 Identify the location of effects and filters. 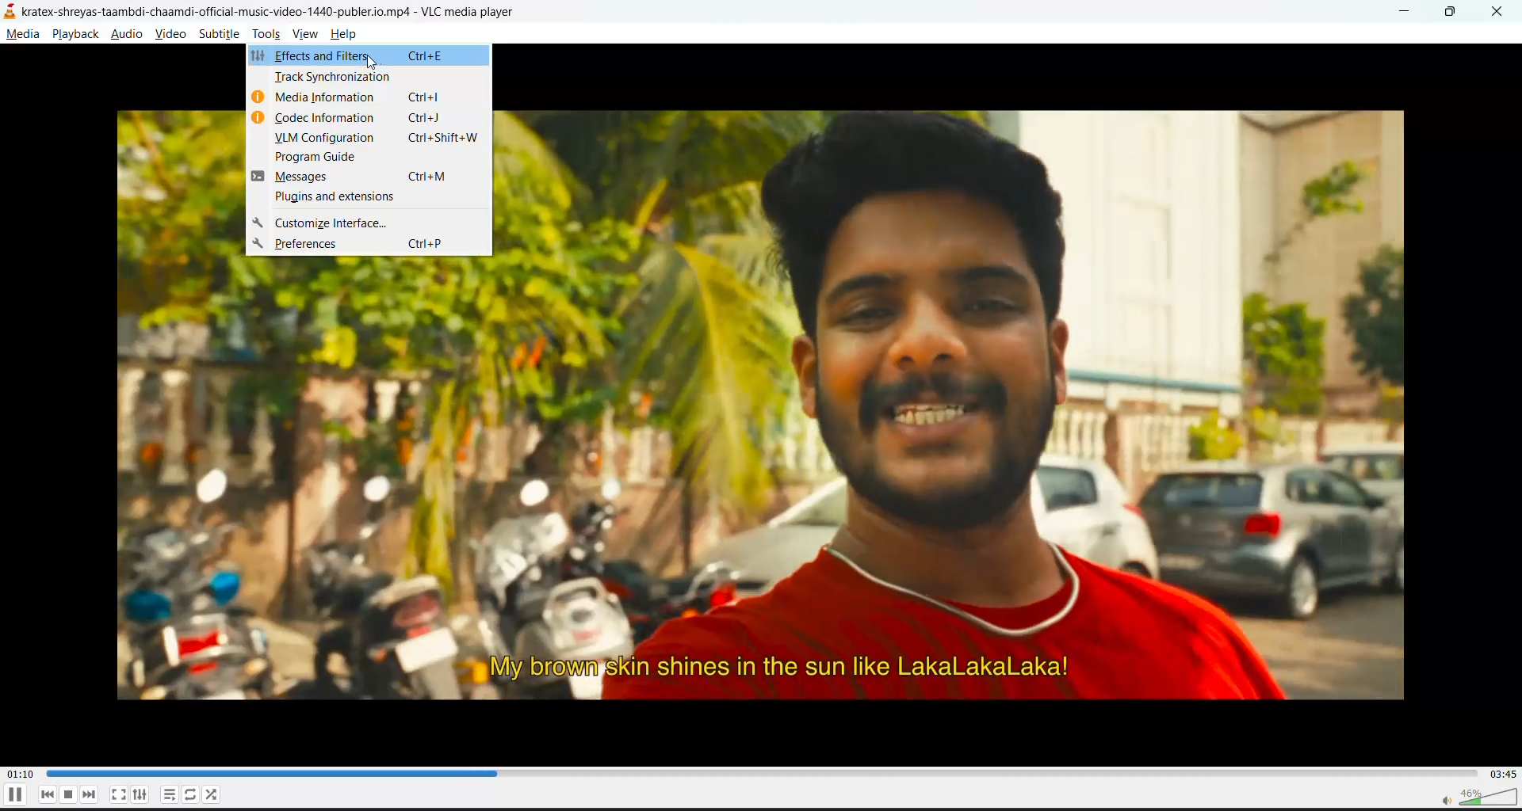
(354, 58).